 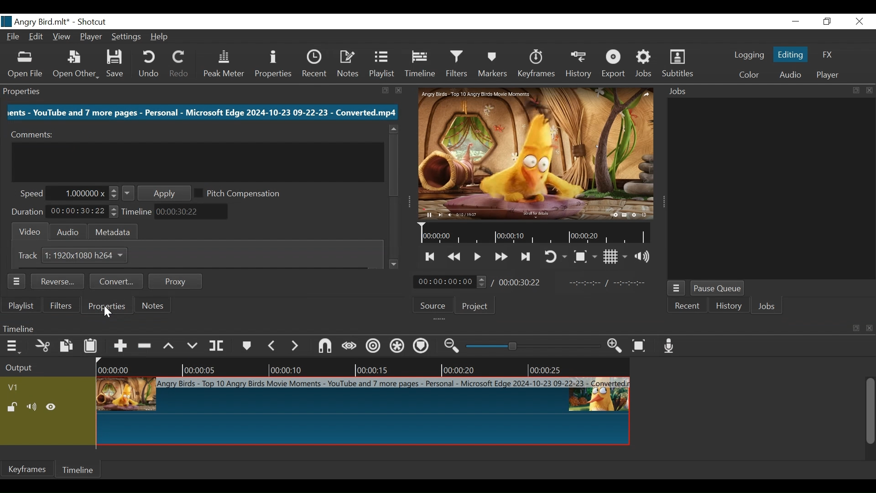 What do you see at coordinates (91, 37) in the screenshot?
I see `Player` at bounding box center [91, 37].